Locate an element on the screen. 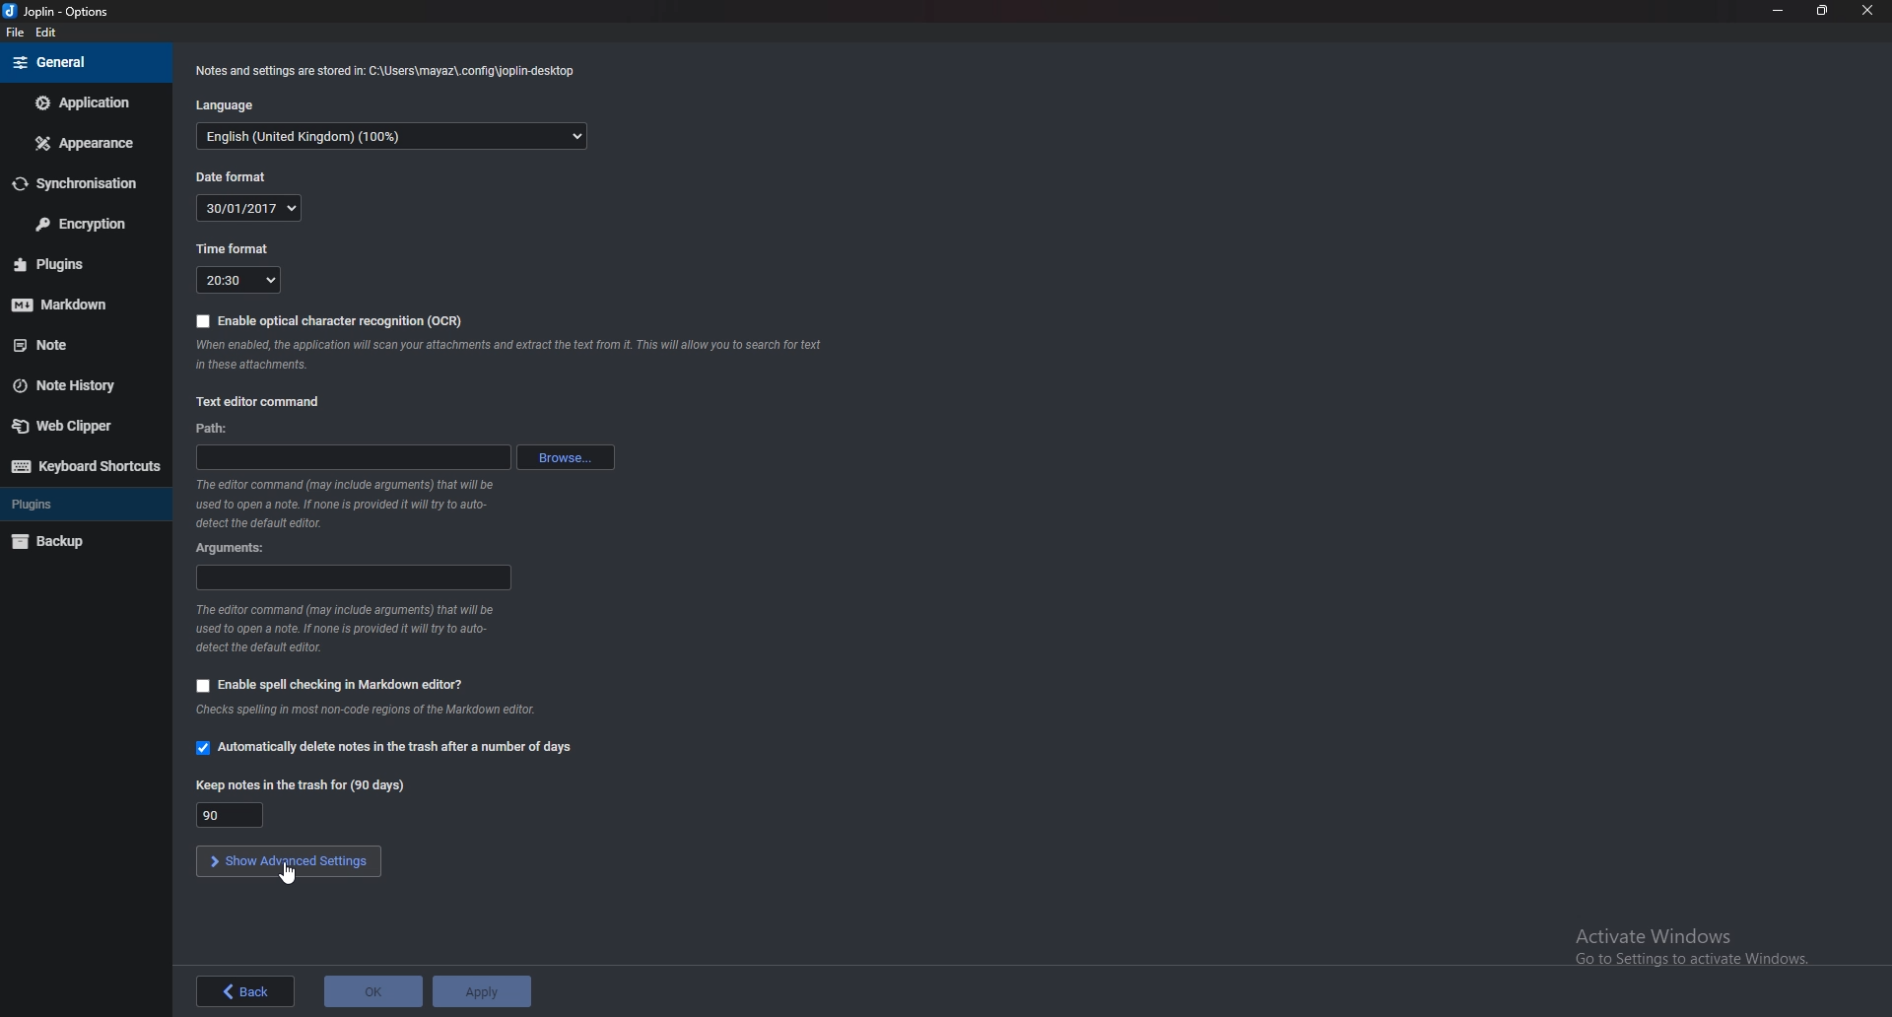 This screenshot has height=1017, width=1892. Info is located at coordinates (383, 711).